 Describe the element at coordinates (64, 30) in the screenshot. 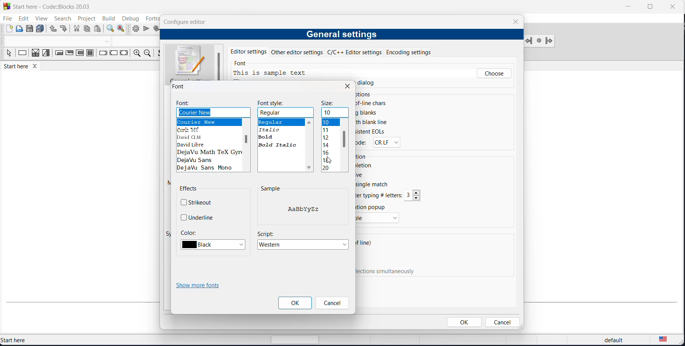

I see `redo` at that location.